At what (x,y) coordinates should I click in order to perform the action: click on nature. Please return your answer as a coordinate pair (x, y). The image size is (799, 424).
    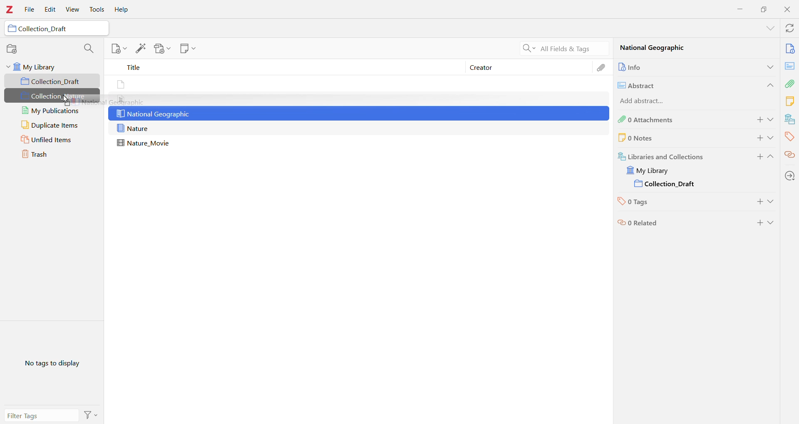
    Looking at the image, I should click on (134, 128).